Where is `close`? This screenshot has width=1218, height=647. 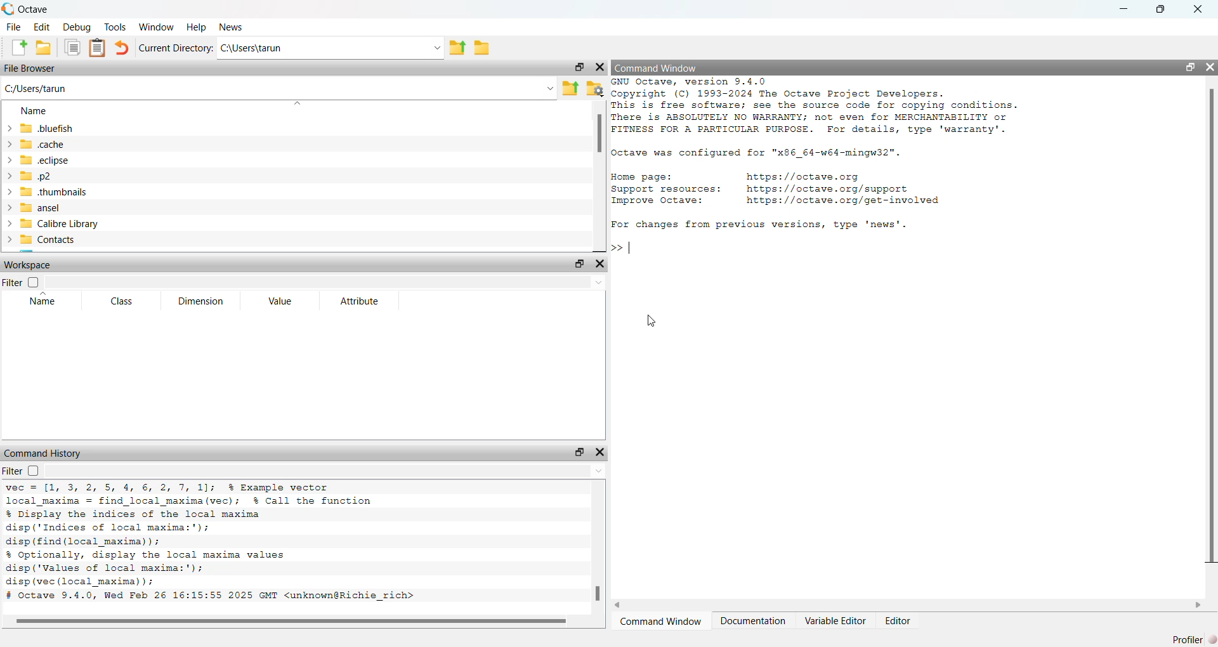 close is located at coordinates (1196, 10).